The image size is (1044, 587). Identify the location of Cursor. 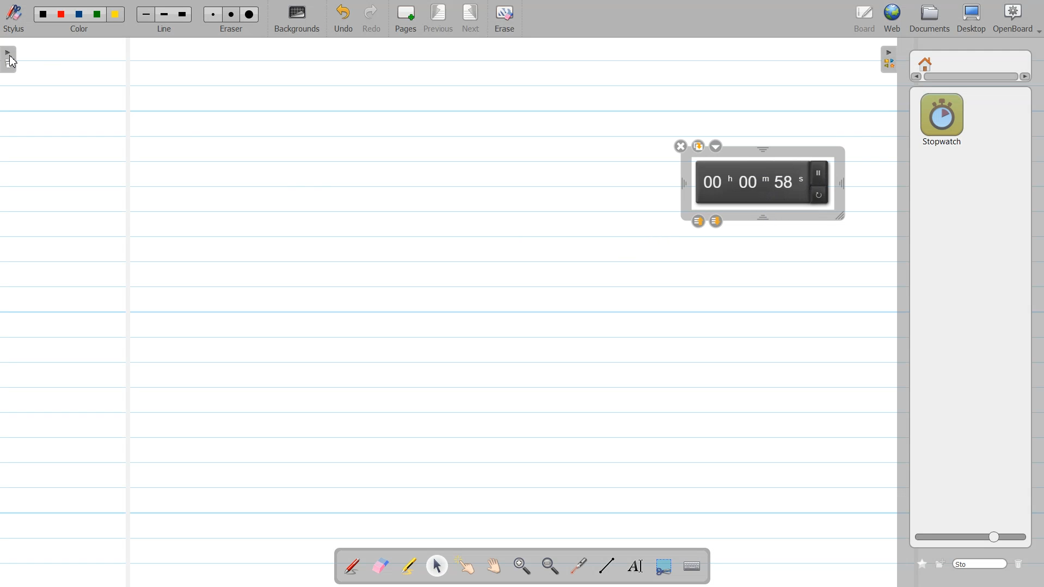
(13, 62).